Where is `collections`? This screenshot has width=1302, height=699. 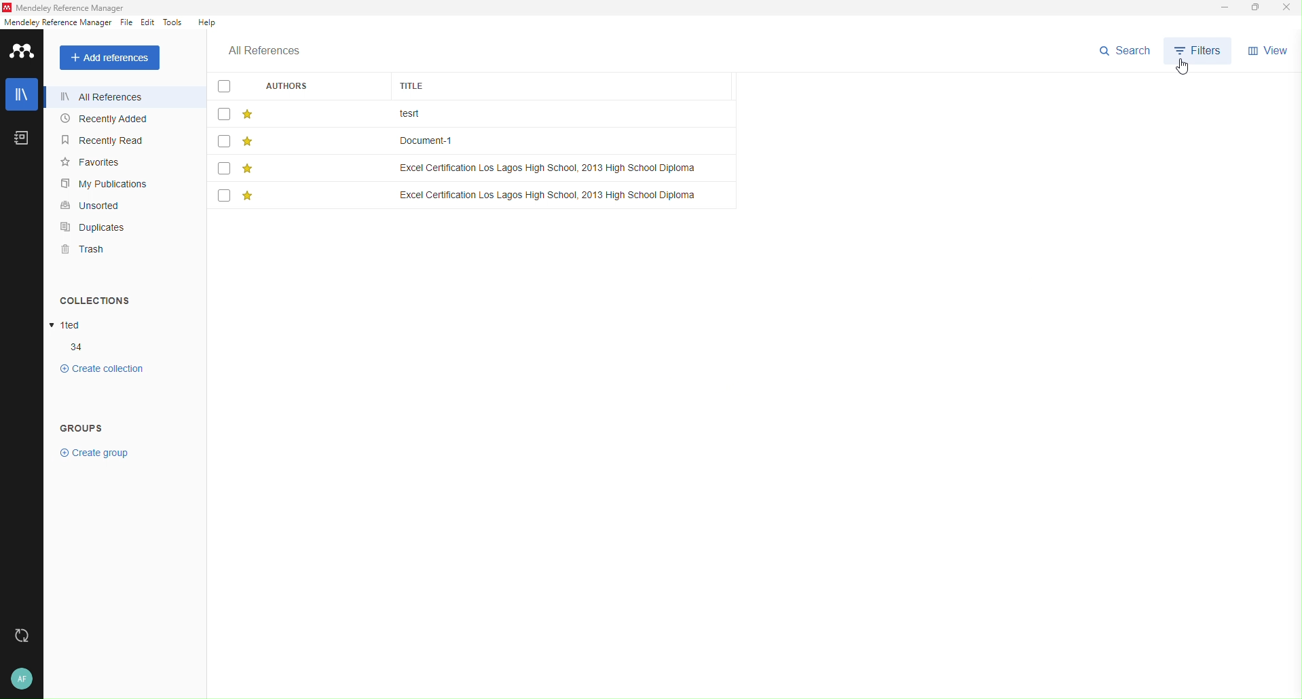 collections is located at coordinates (96, 301).